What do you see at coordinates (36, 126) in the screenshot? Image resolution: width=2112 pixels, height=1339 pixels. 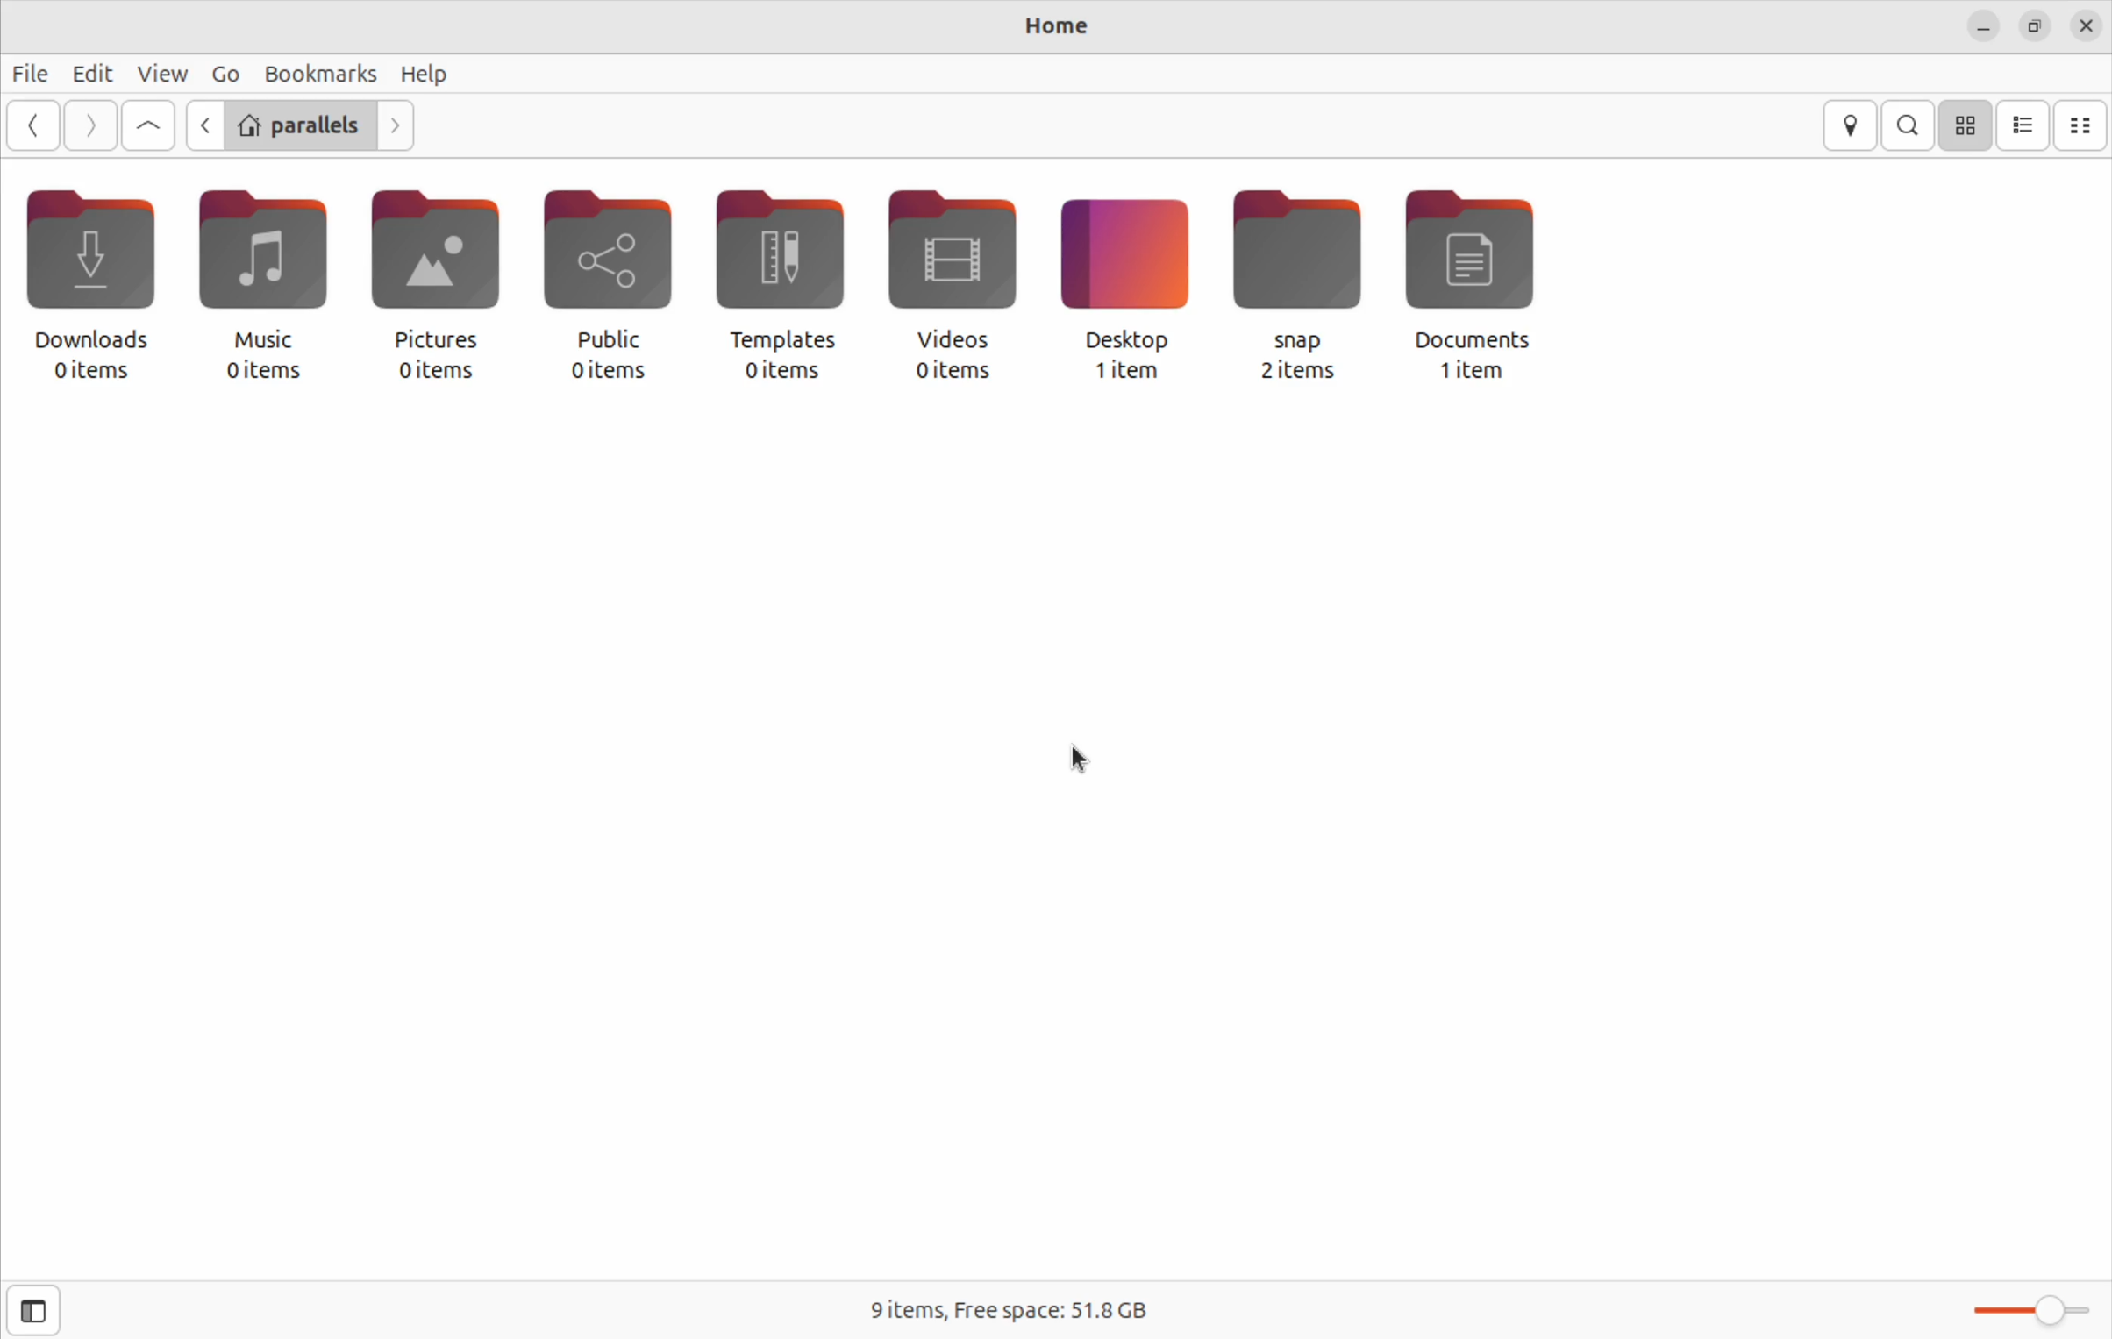 I see `Go back` at bounding box center [36, 126].